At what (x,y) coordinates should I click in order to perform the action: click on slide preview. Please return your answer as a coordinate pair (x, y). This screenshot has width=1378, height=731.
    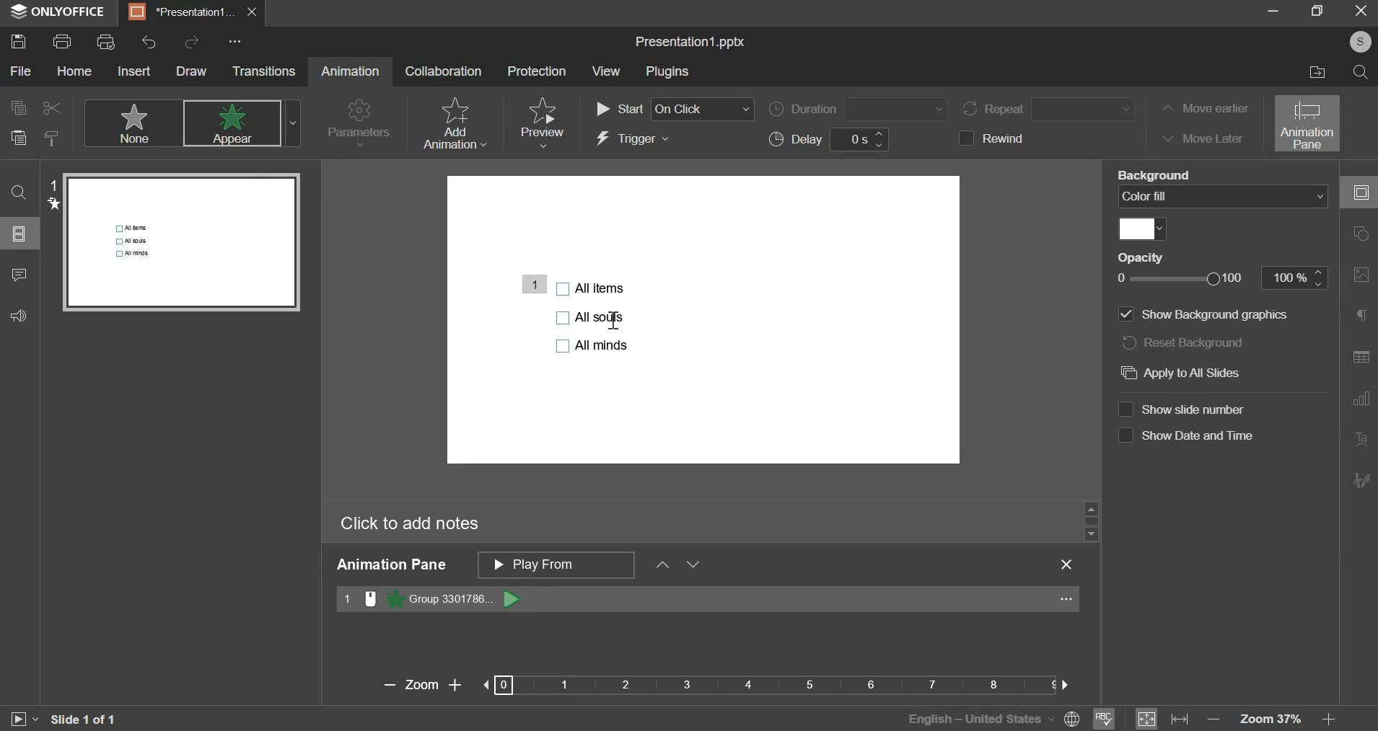
    Looking at the image, I should click on (181, 242).